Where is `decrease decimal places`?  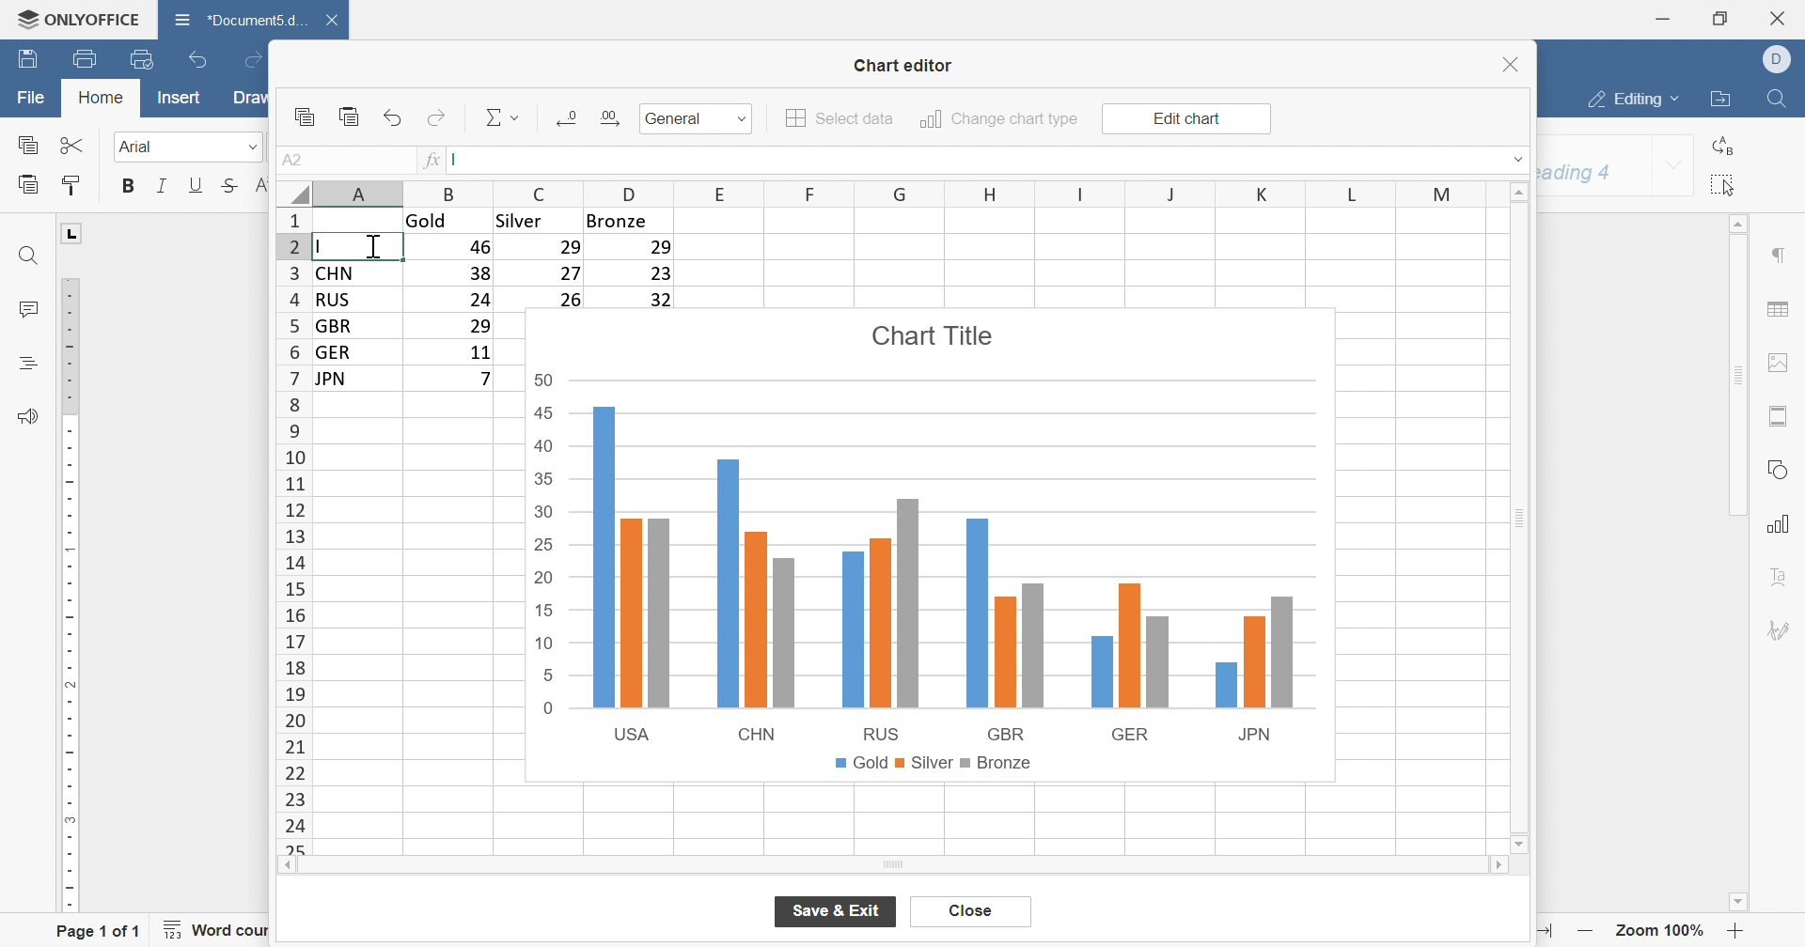
decrease decimal places is located at coordinates (569, 117).